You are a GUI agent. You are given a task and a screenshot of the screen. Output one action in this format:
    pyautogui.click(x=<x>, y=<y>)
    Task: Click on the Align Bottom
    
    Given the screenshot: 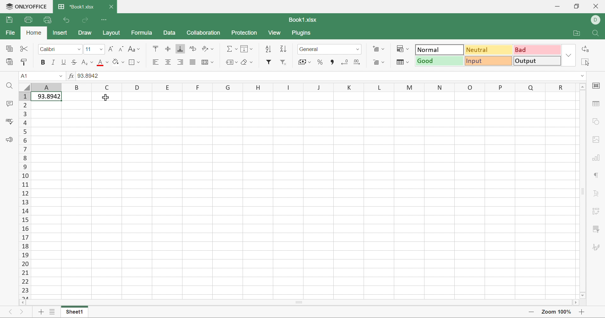 What is the action you would take?
    pyautogui.click(x=180, y=49)
    